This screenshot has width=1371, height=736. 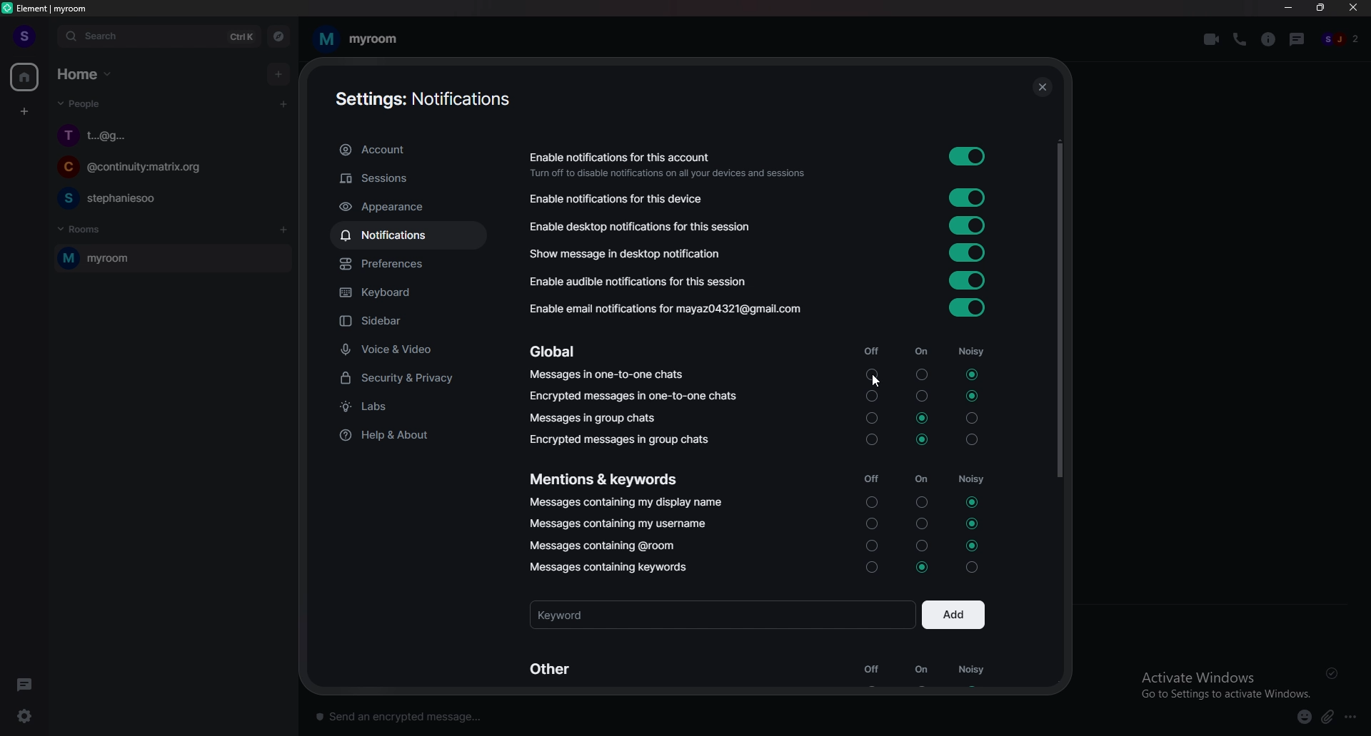 What do you see at coordinates (48, 36) in the screenshot?
I see `expand` at bounding box center [48, 36].